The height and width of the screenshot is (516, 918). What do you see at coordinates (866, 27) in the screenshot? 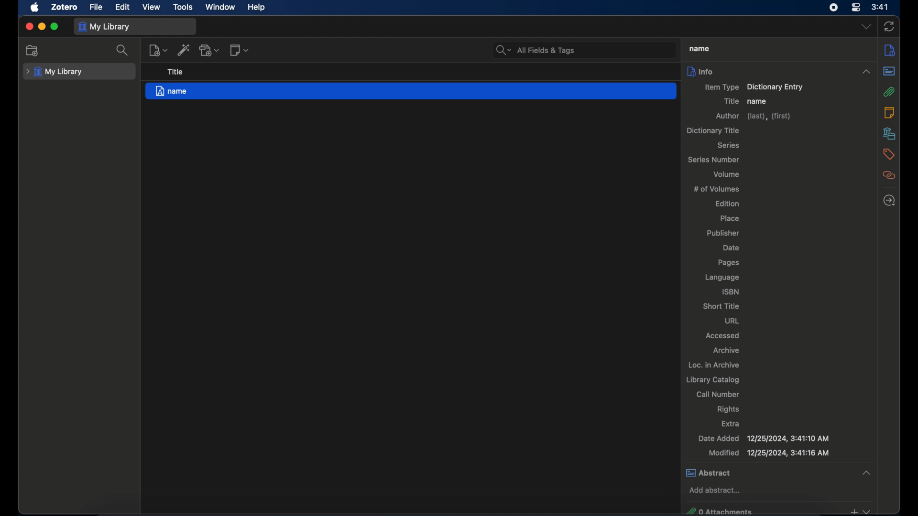
I see `dropdown` at bounding box center [866, 27].